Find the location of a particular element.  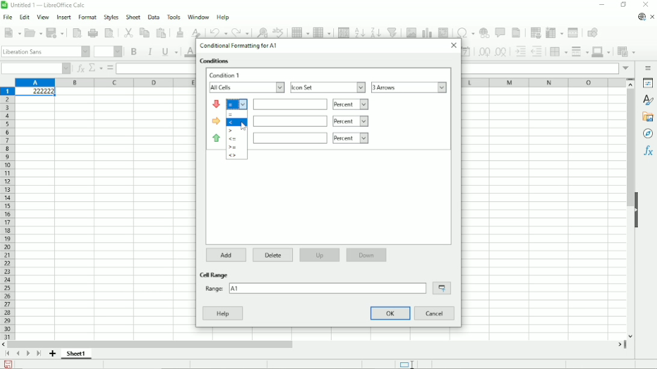

Find and replace is located at coordinates (262, 31).